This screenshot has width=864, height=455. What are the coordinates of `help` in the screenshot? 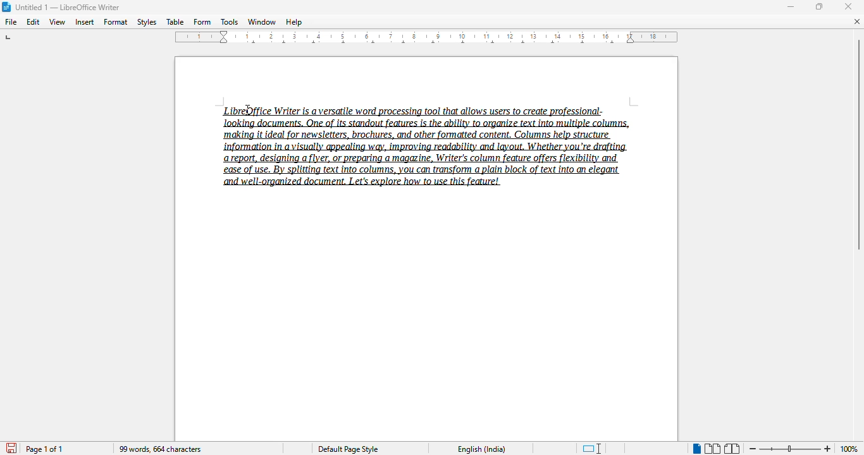 It's located at (294, 22).